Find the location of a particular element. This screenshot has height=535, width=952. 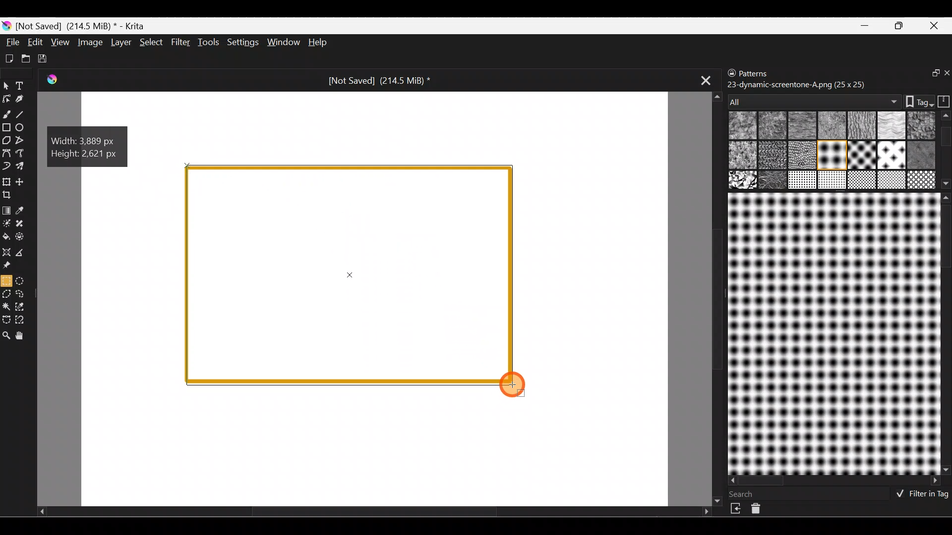

Bezier curve selection tool is located at coordinates (7, 320).